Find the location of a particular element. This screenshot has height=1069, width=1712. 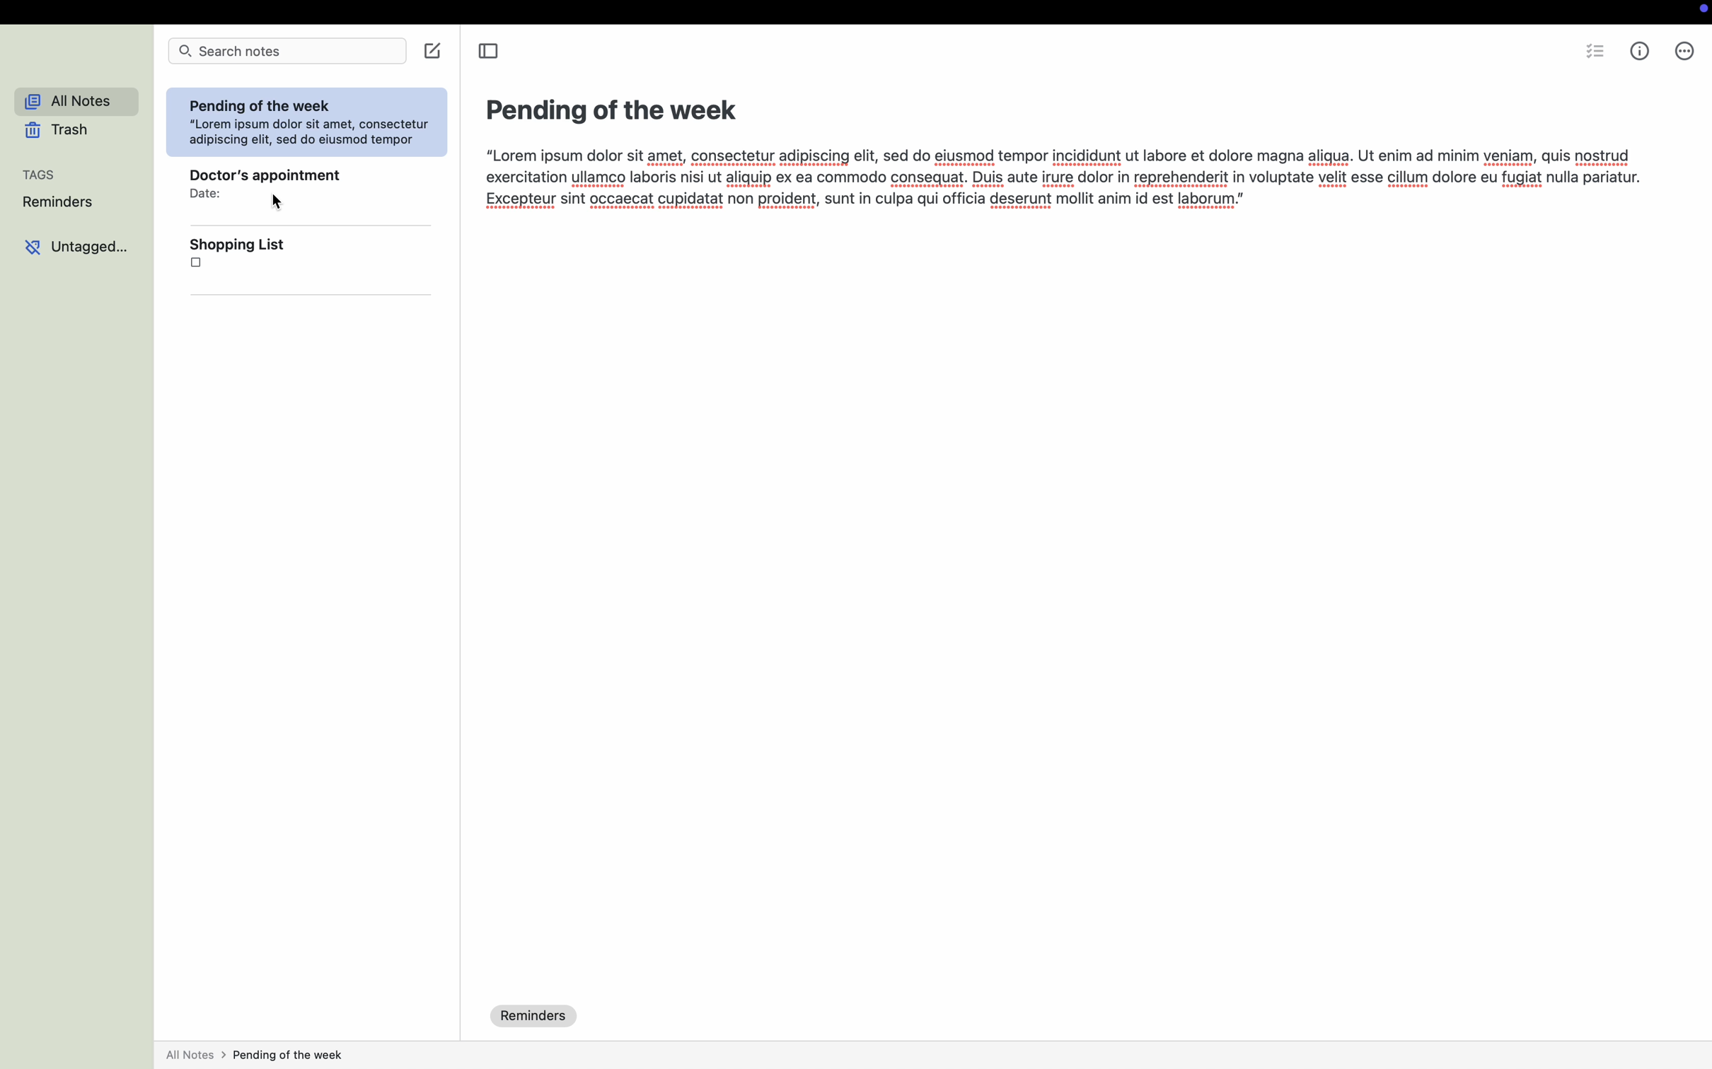

“Lorem ipsum dolor sit amet, consectetur adipiscing elit, sed do efusmod tempor incididunt ut labore et dolore magna aliqua. Ut enim ad minim veniam, quis nostrud
exercitation ullamco laboris nisi ut aliquip ex ea commodo consequat. Duis aute irure dolor in reprehenderit in voluptate velit esse cillum dolore eu fugiat nulla pariatur.
Excepteur sint occaecat cupidatat non proident, sunt in culpa qui officia deserunt mollit anim id est laborum." is located at coordinates (1060, 180).